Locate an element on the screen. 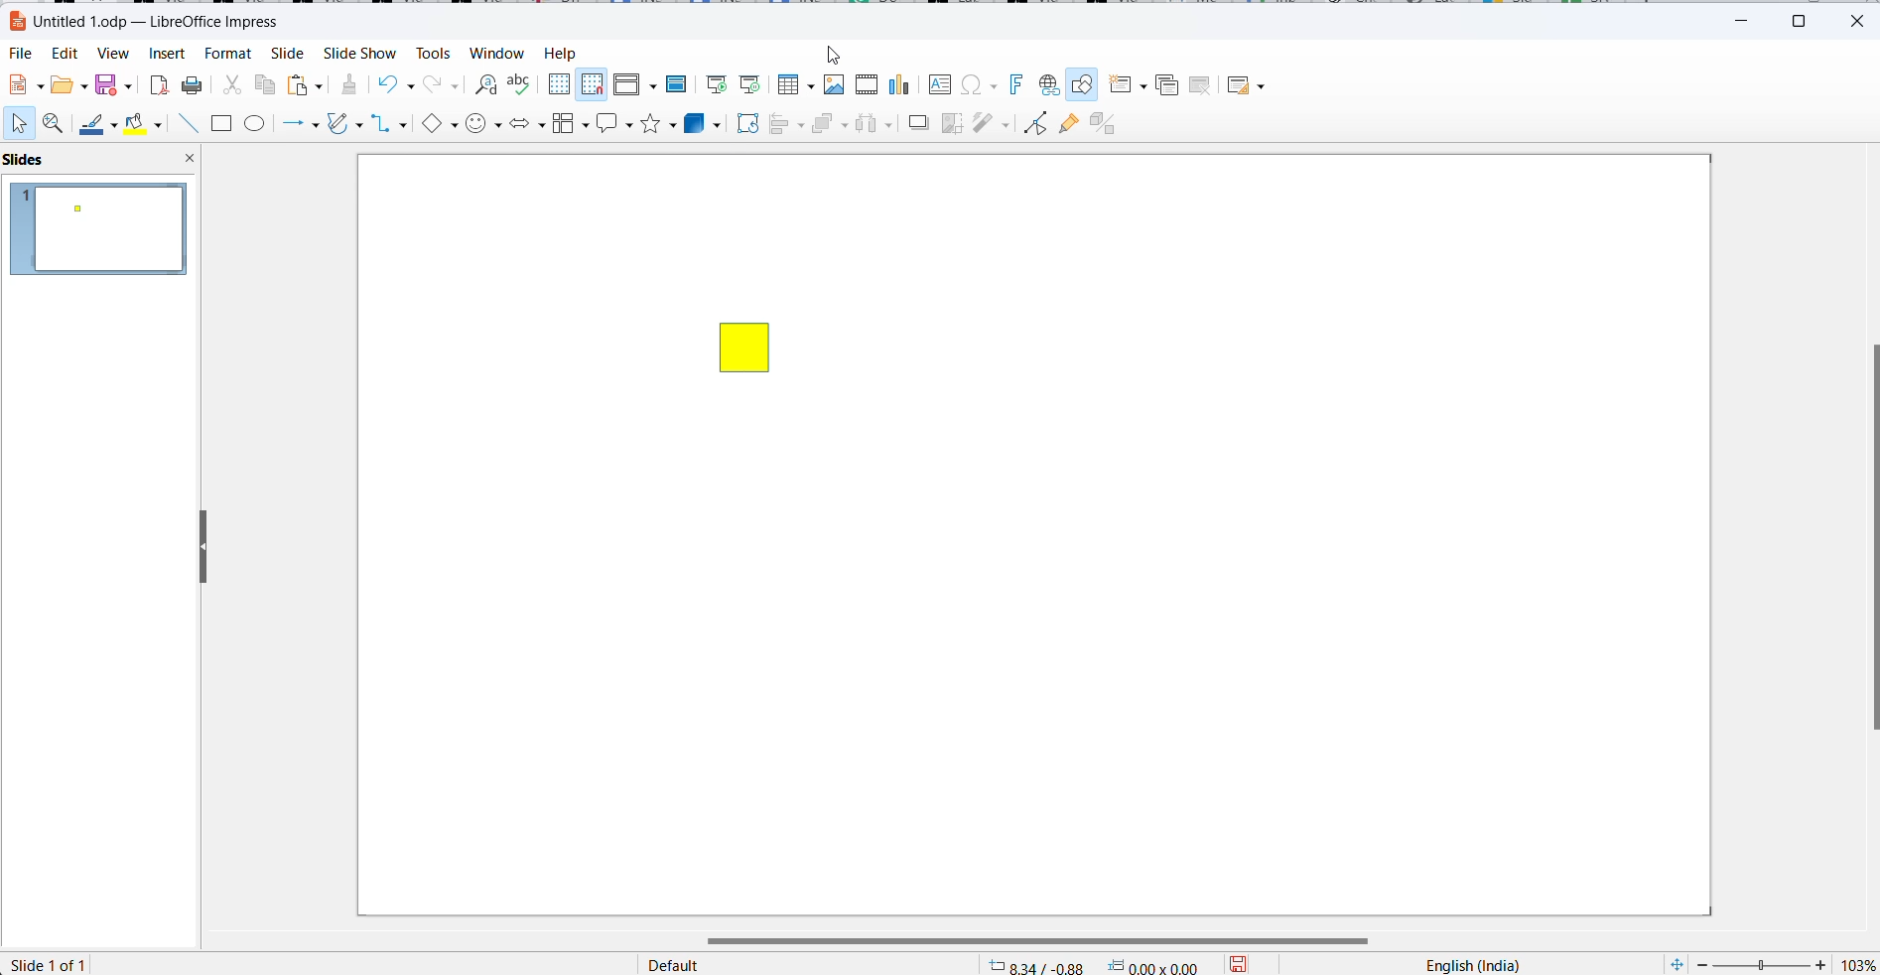 Image resolution: width=1880 pixels, height=975 pixels. scroll bar is located at coordinates (1868, 538).